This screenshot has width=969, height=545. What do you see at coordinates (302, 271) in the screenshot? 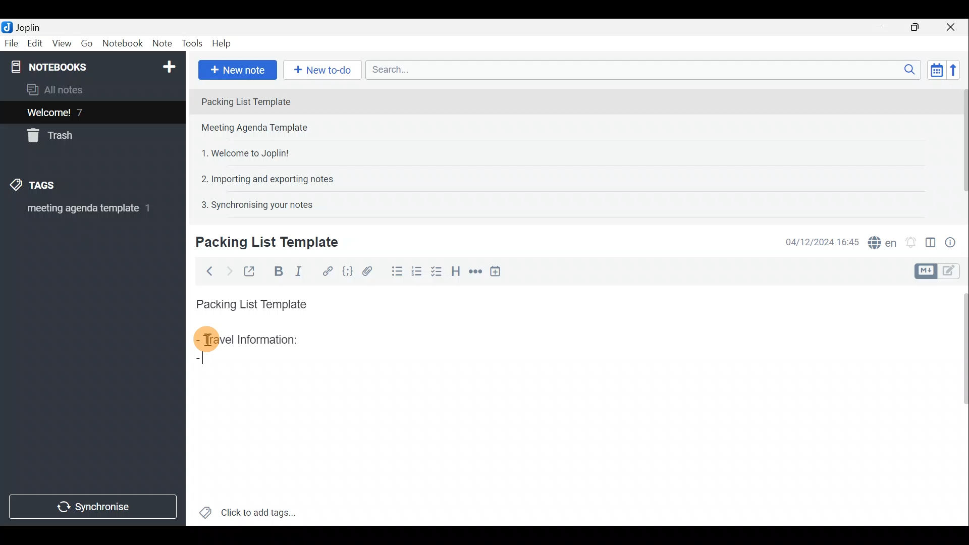
I see `Italic` at bounding box center [302, 271].